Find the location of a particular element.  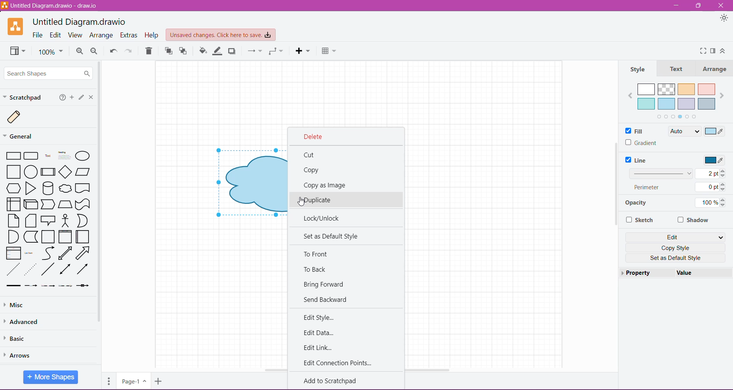

Help is located at coordinates (63, 98).